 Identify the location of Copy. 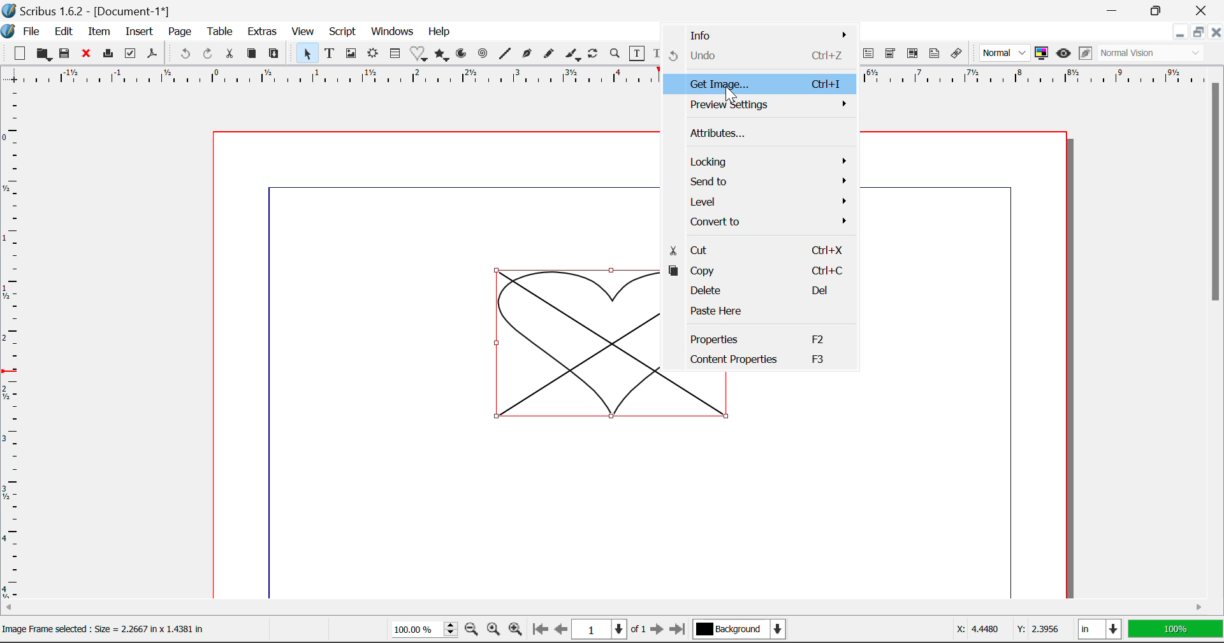
(251, 54).